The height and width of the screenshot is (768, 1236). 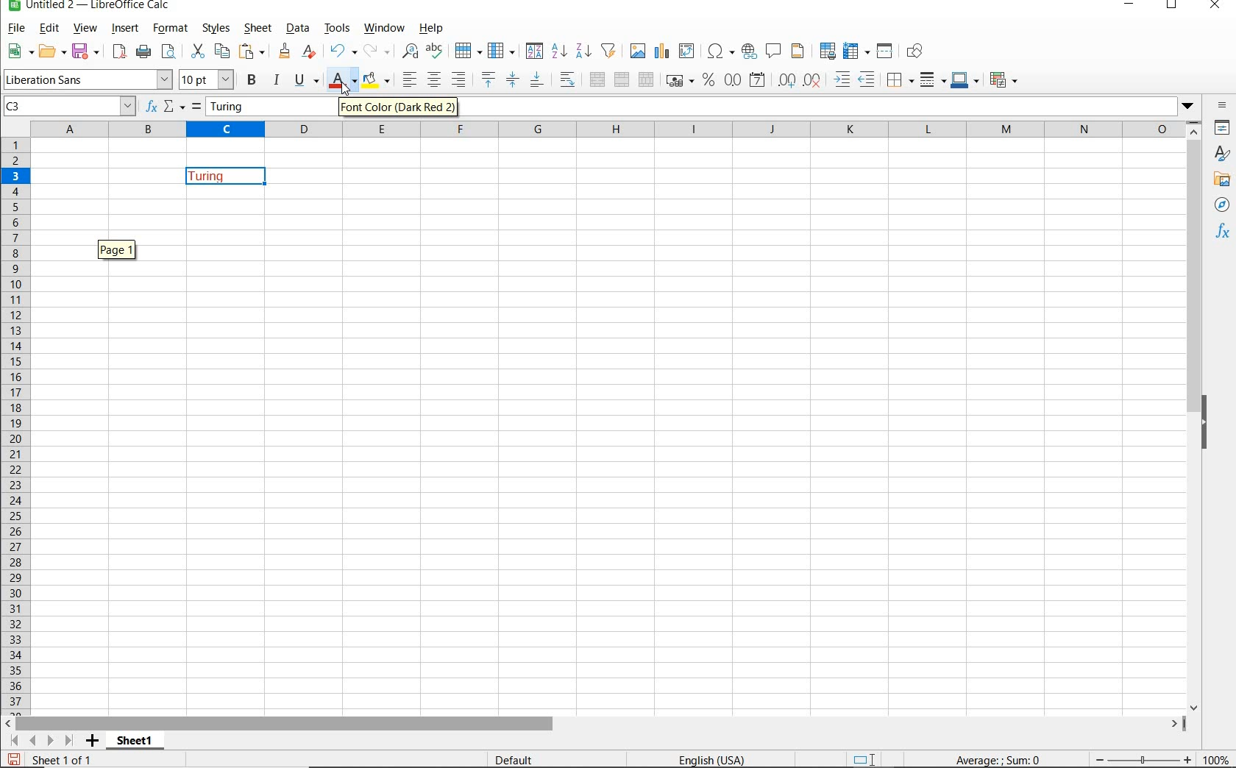 What do you see at coordinates (559, 52) in the screenshot?
I see `SORT ASCENDING` at bounding box center [559, 52].